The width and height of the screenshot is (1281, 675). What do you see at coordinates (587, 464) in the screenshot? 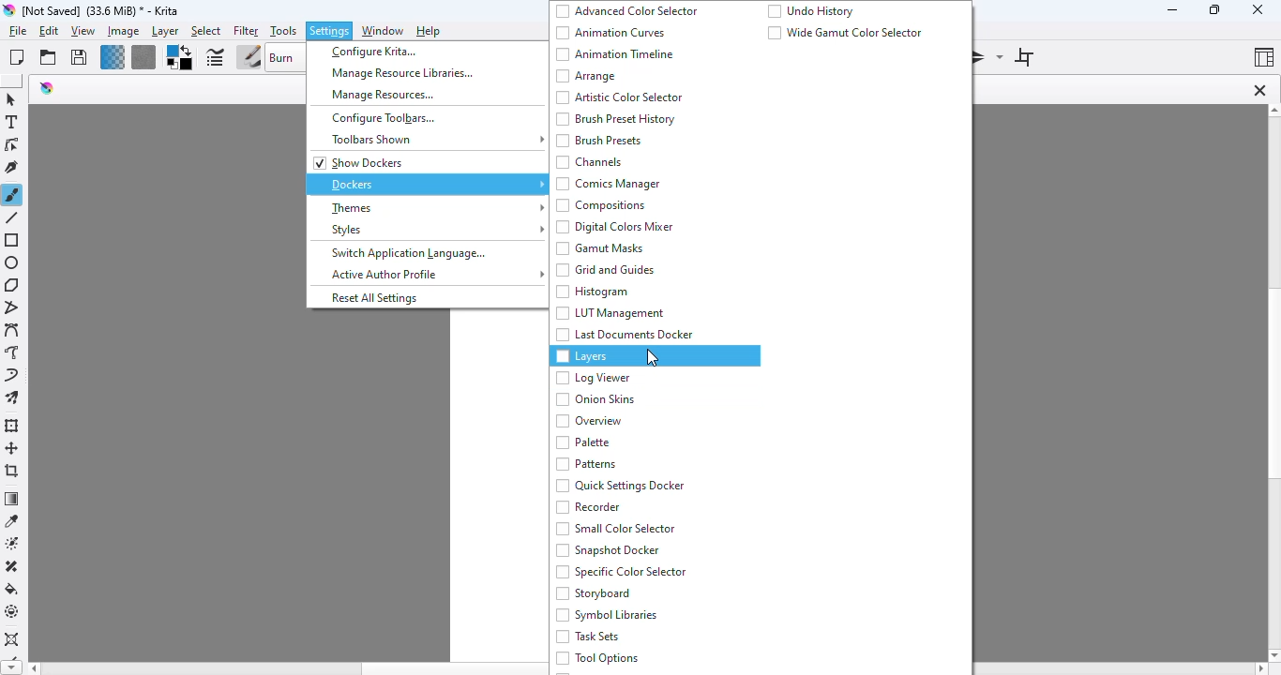
I see `patterns` at bounding box center [587, 464].